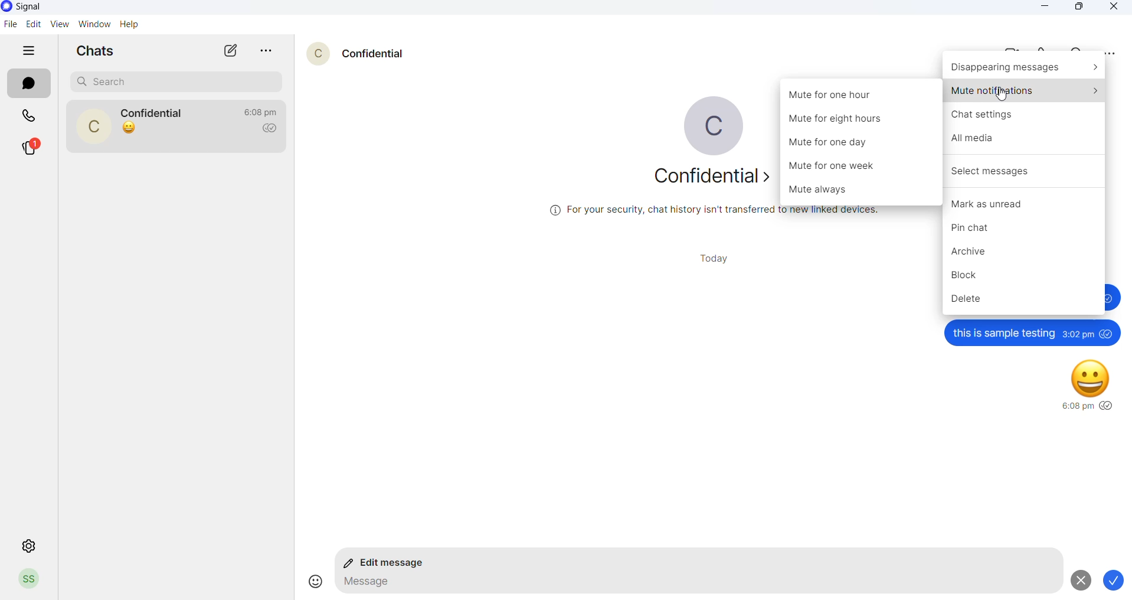  I want to click on select messages, so click(1026, 169).